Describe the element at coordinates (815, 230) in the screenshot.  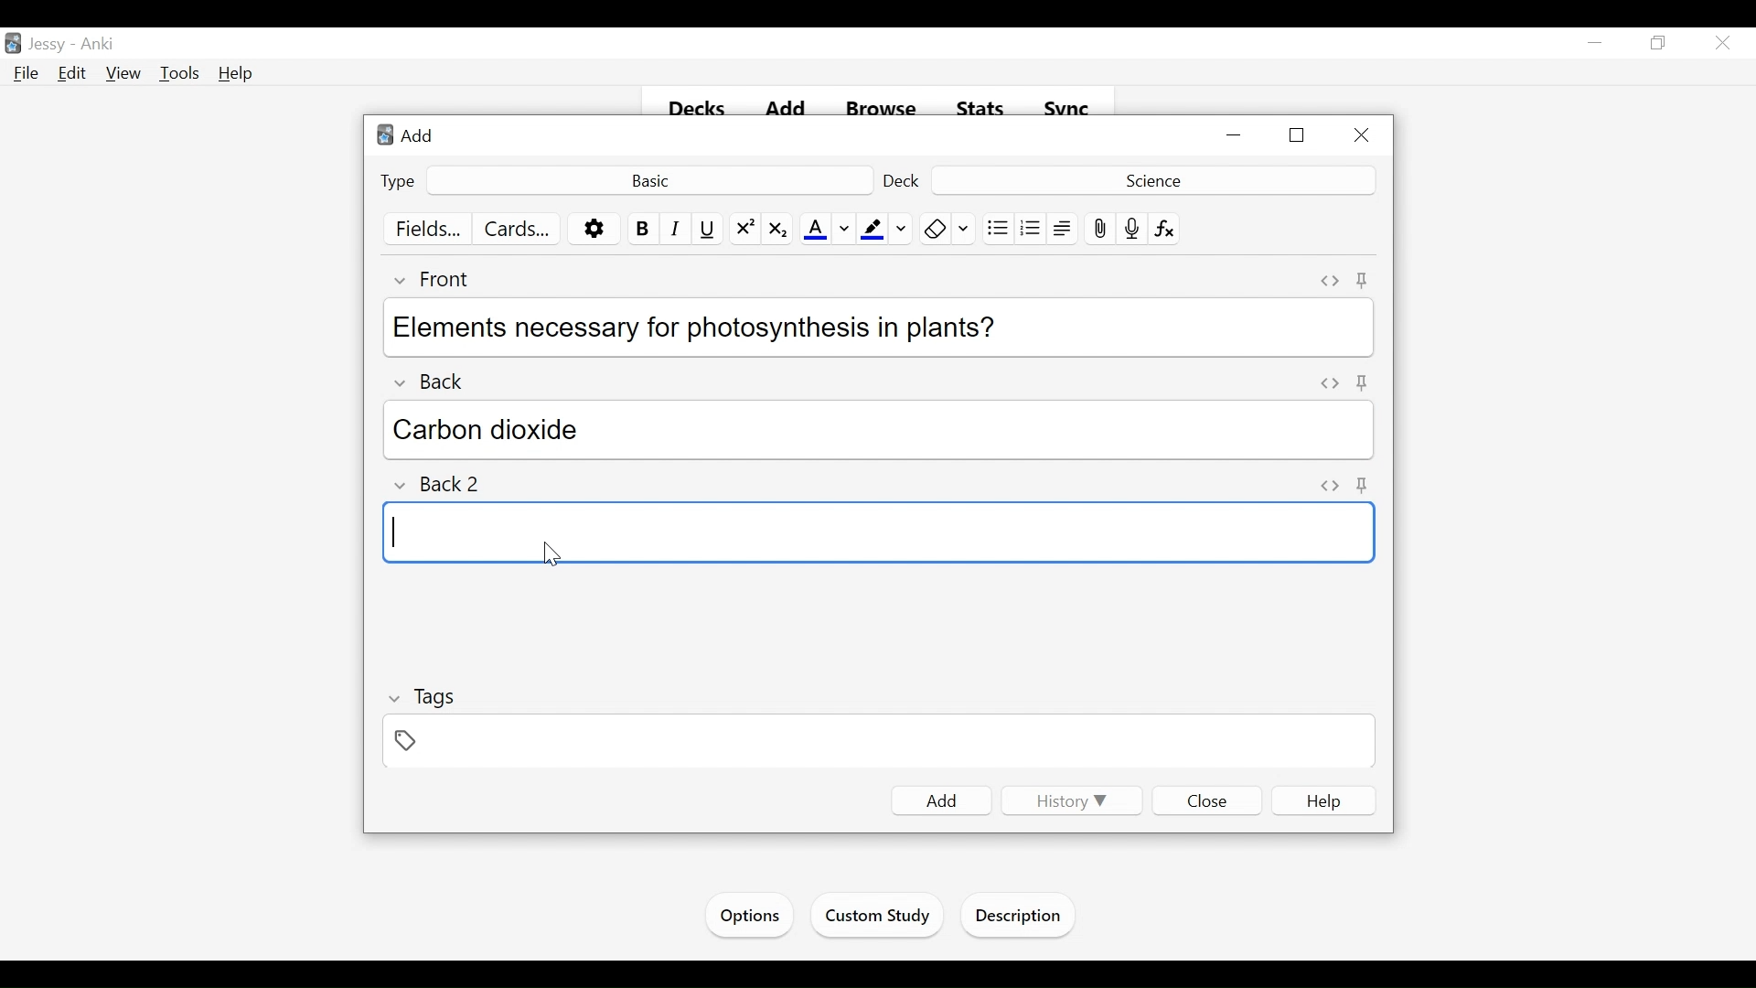
I see `Text Color` at that location.